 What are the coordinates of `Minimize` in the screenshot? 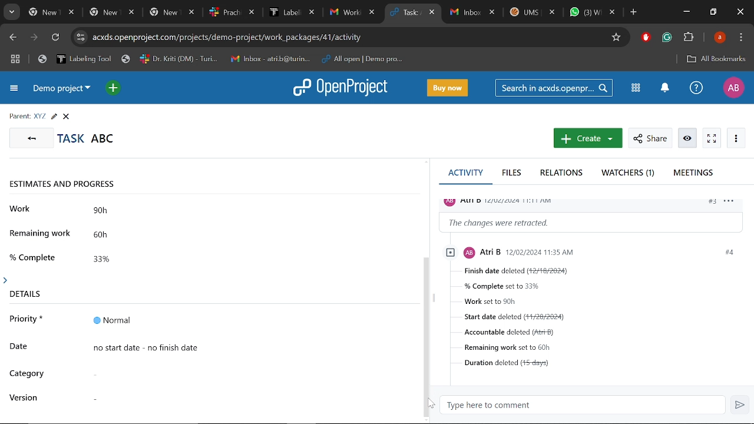 It's located at (686, 11).